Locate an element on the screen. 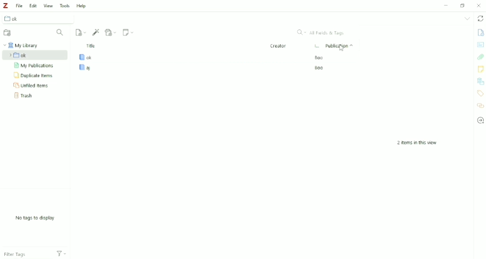 The image size is (486, 259). Tags is located at coordinates (481, 93).